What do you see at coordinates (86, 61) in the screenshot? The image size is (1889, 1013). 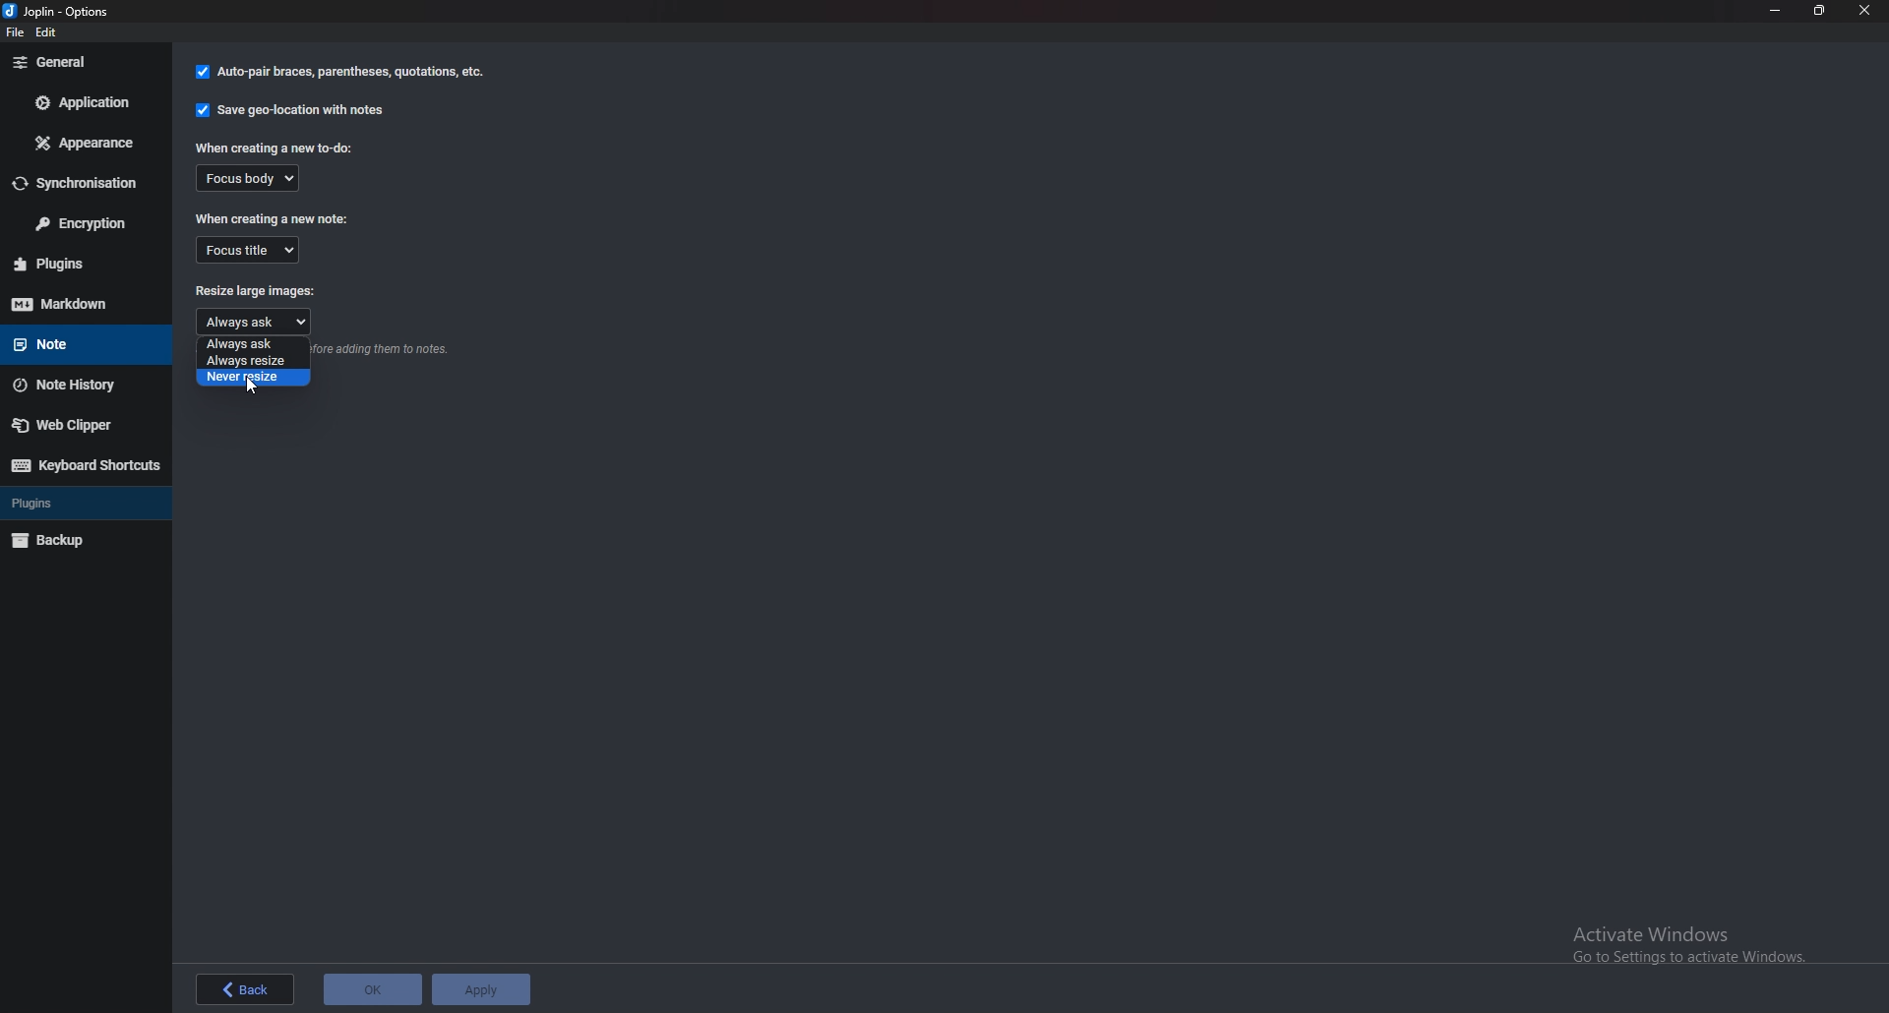 I see `General` at bounding box center [86, 61].